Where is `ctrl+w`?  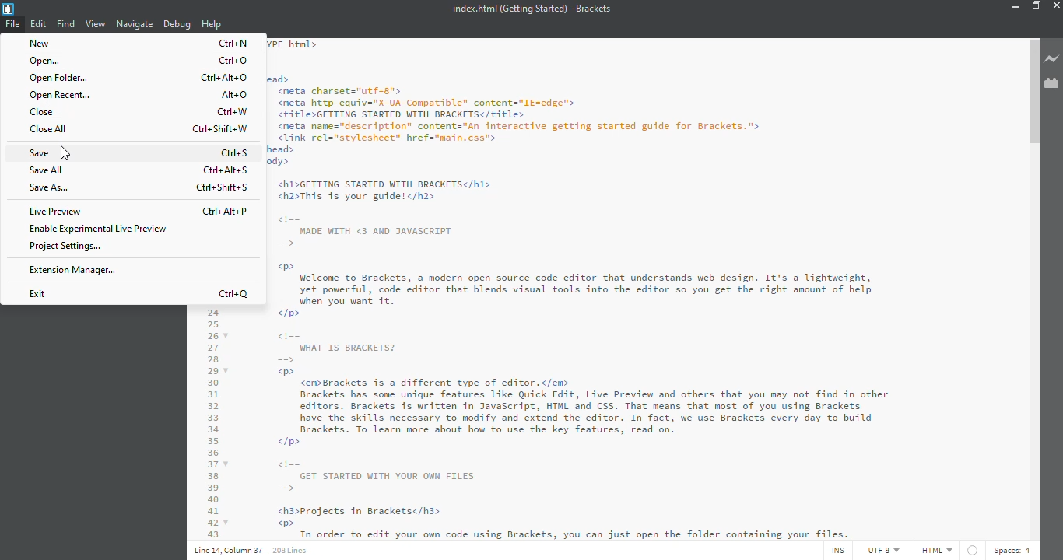
ctrl+w is located at coordinates (232, 112).